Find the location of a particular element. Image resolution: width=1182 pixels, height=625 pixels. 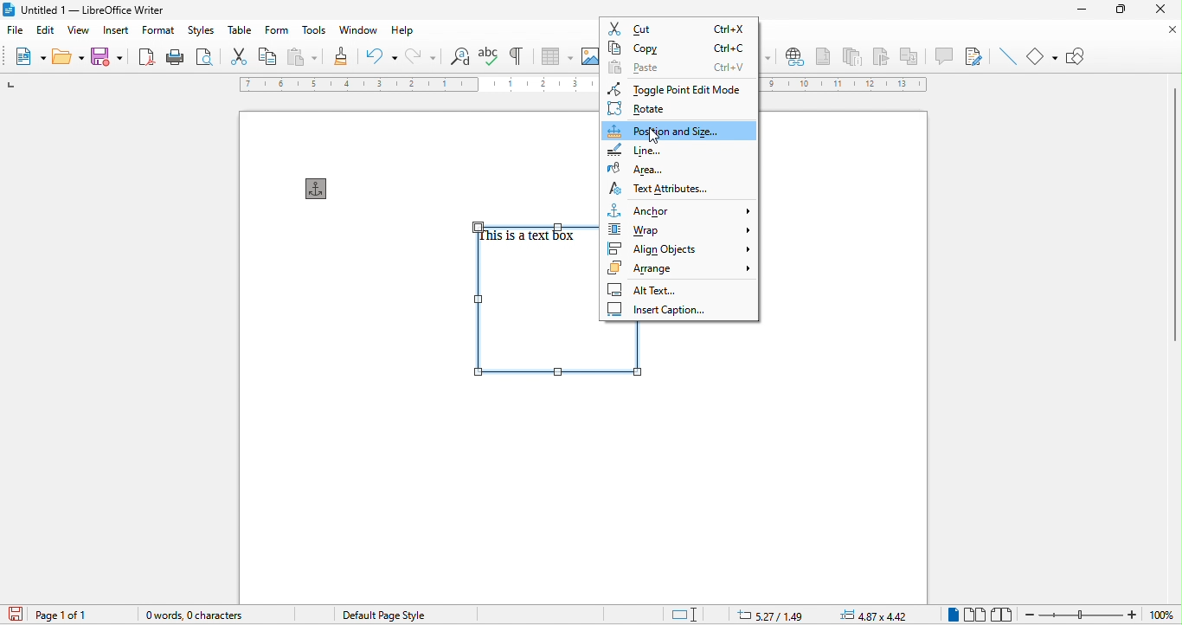

anchor is located at coordinates (320, 189).